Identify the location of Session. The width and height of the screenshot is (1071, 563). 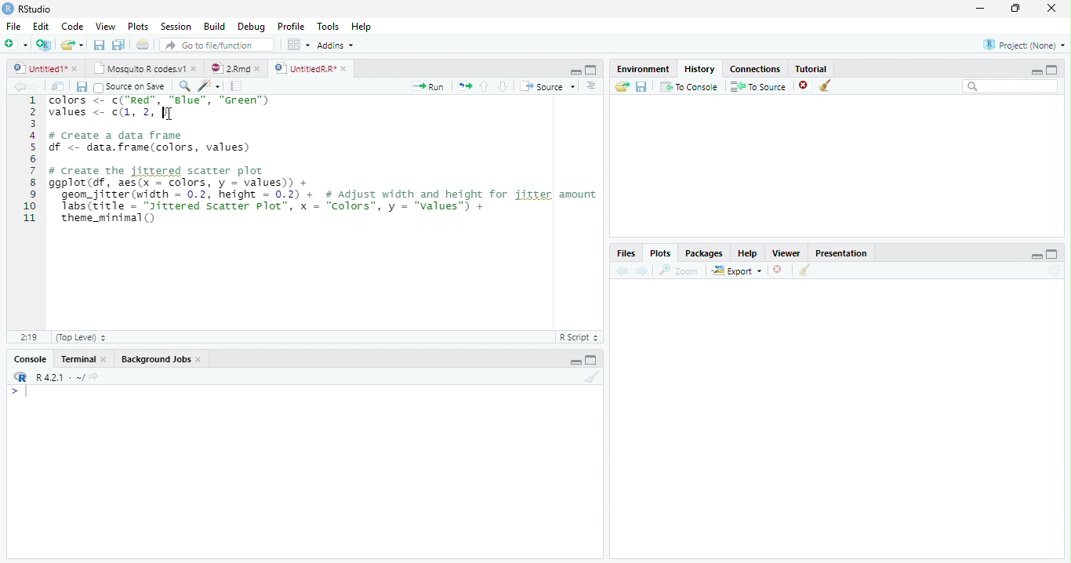
(176, 26).